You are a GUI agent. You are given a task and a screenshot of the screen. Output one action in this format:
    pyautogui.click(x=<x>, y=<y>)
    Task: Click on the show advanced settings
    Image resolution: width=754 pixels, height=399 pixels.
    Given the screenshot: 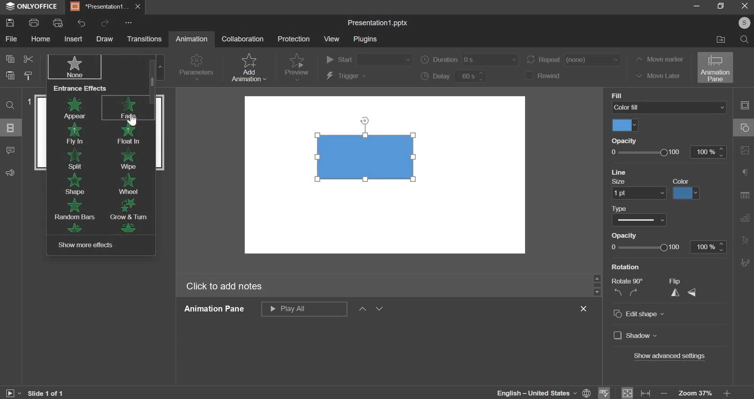 What is the action you would take?
    pyautogui.click(x=669, y=356)
    